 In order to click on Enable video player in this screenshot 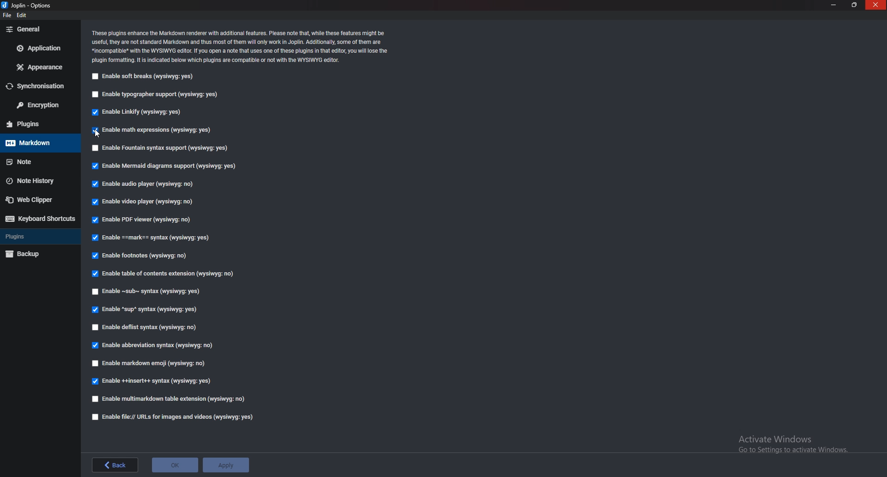, I will do `click(144, 202)`.